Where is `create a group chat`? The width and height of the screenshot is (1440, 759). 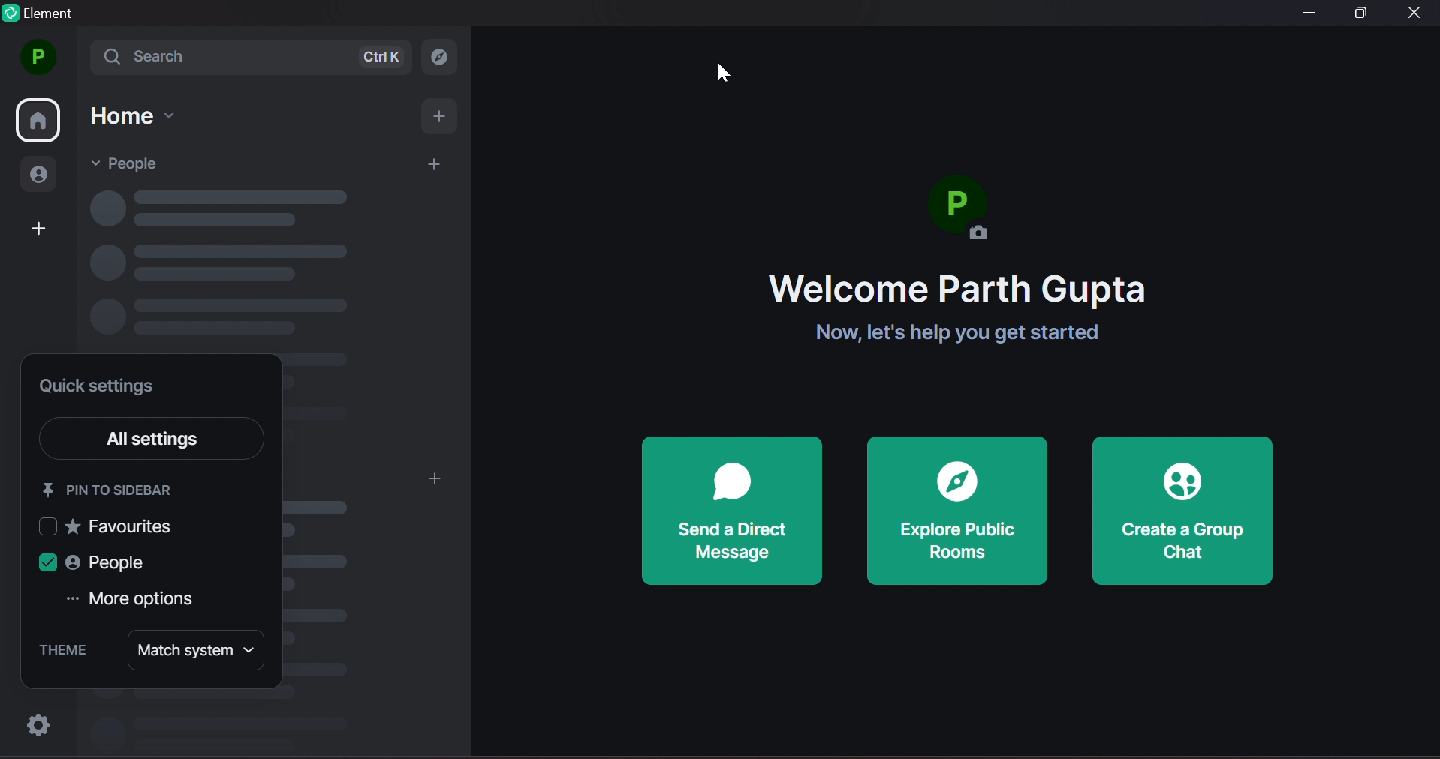
create a group chat is located at coordinates (1184, 511).